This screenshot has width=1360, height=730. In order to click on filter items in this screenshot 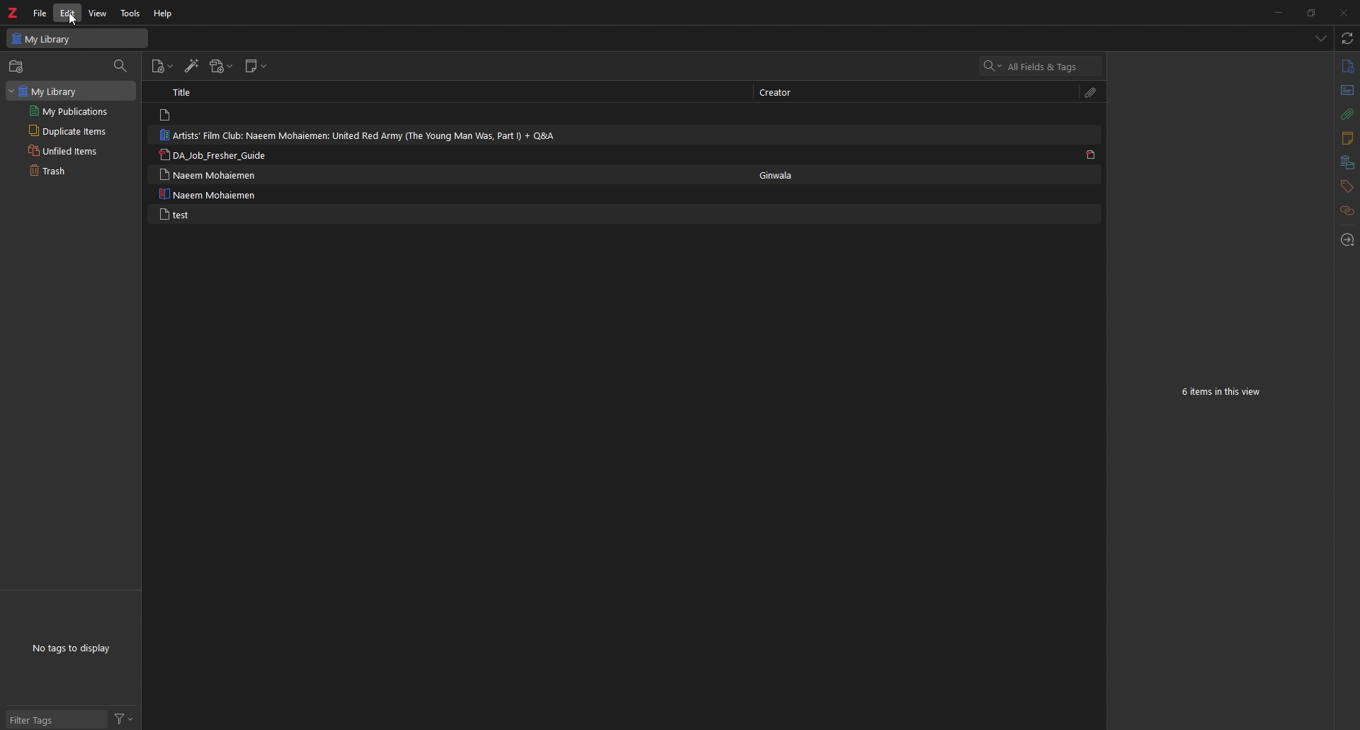, I will do `click(123, 67)`.